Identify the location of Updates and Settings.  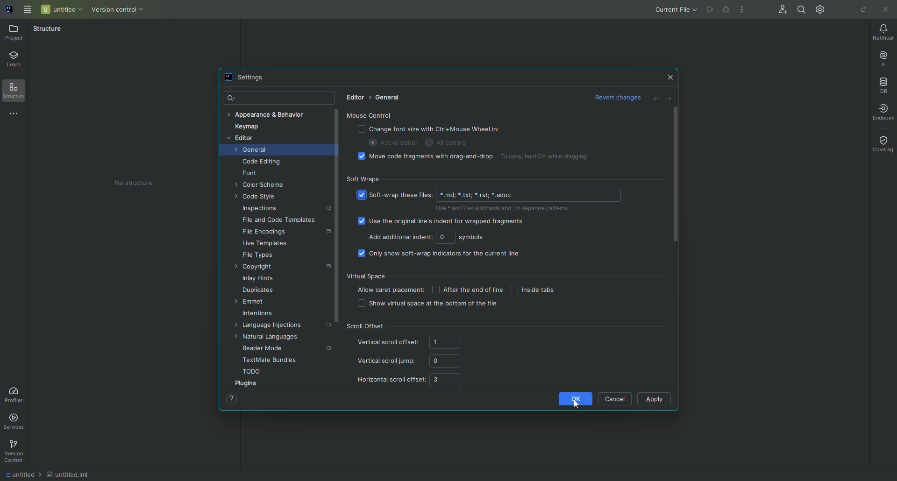
(822, 12).